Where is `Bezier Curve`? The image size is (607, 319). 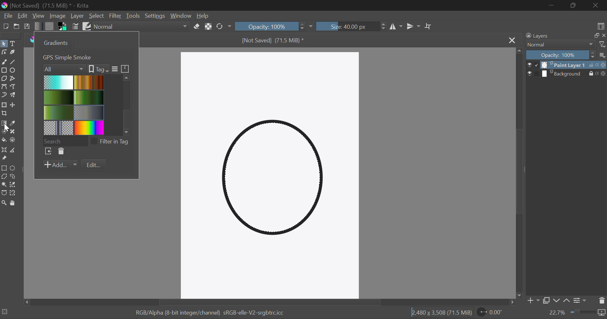 Bezier Curve is located at coordinates (4, 87).